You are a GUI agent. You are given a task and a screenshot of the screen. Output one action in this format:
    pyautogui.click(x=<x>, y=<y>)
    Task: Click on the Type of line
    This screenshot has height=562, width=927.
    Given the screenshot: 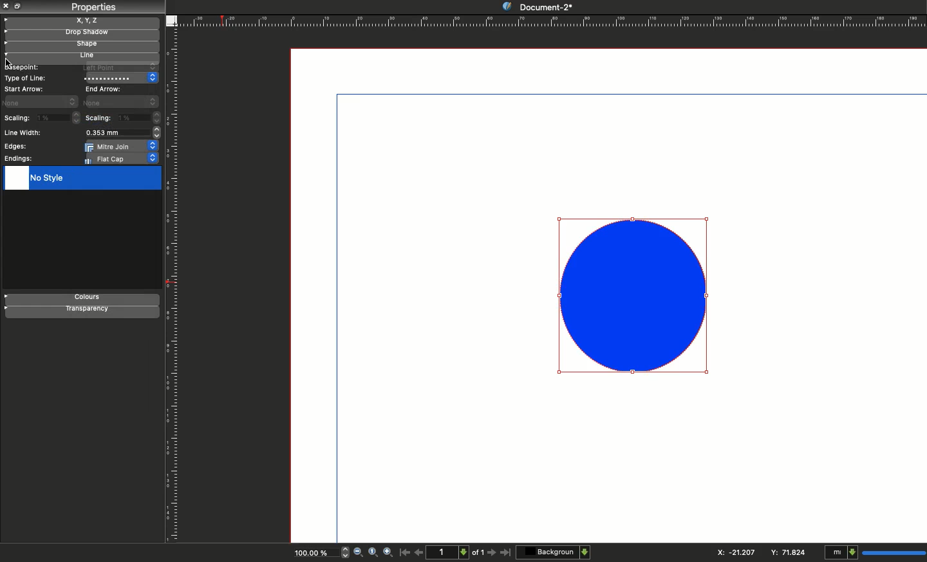 What is the action you would take?
    pyautogui.click(x=26, y=78)
    